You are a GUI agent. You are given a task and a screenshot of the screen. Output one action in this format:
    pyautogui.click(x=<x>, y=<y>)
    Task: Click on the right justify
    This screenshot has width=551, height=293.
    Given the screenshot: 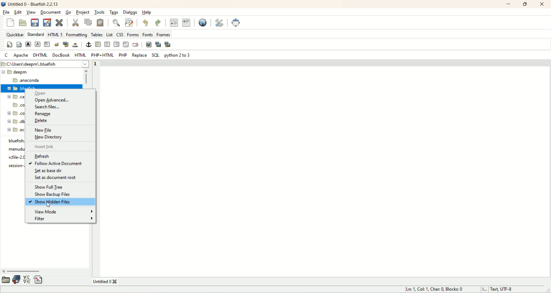 What is the action you would take?
    pyautogui.click(x=116, y=45)
    